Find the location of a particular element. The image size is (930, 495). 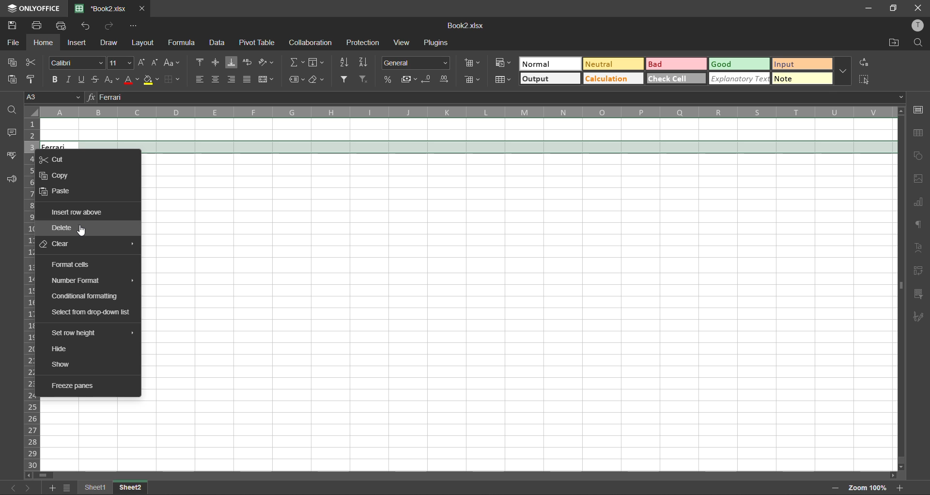

cell settings is located at coordinates (921, 109).